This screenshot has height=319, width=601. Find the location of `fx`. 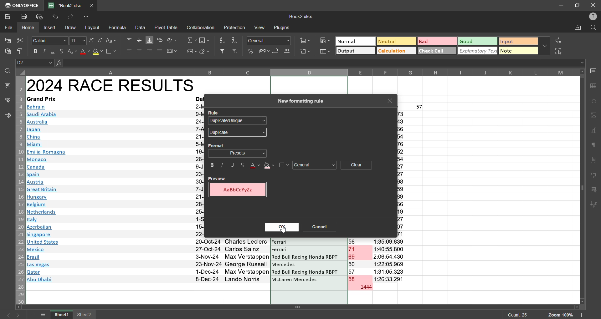

fx is located at coordinates (60, 63).